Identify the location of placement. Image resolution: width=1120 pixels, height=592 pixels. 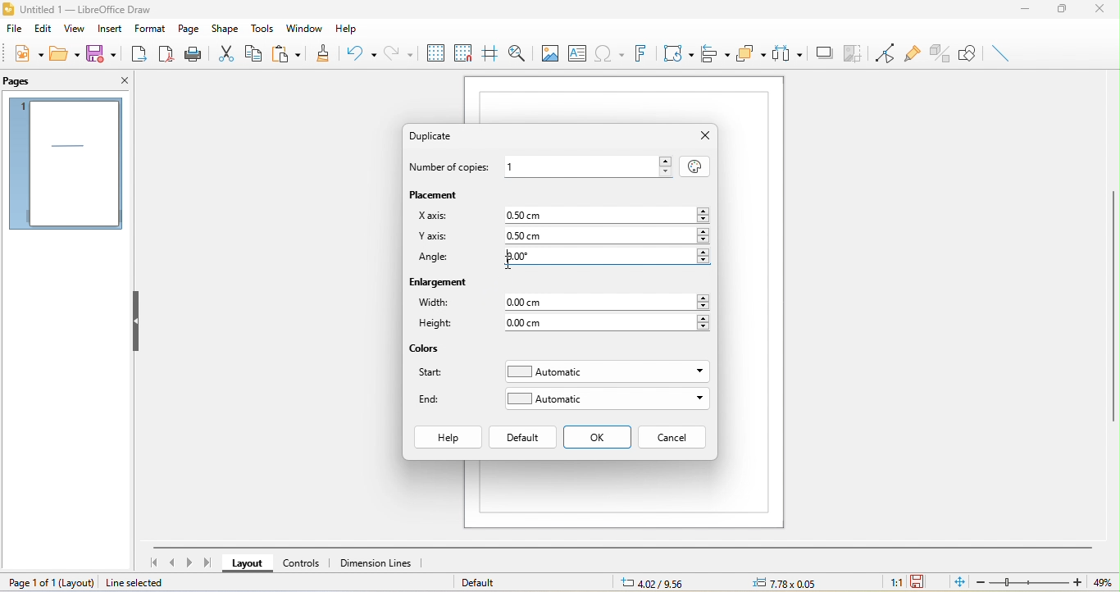
(439, 194).